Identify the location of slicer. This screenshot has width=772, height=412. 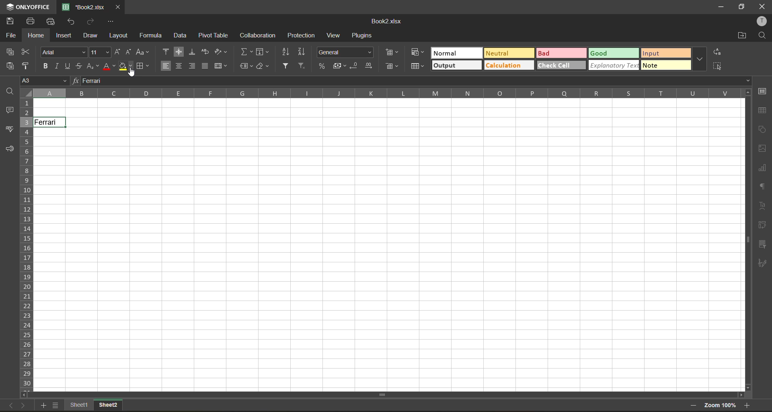
(764, 244).